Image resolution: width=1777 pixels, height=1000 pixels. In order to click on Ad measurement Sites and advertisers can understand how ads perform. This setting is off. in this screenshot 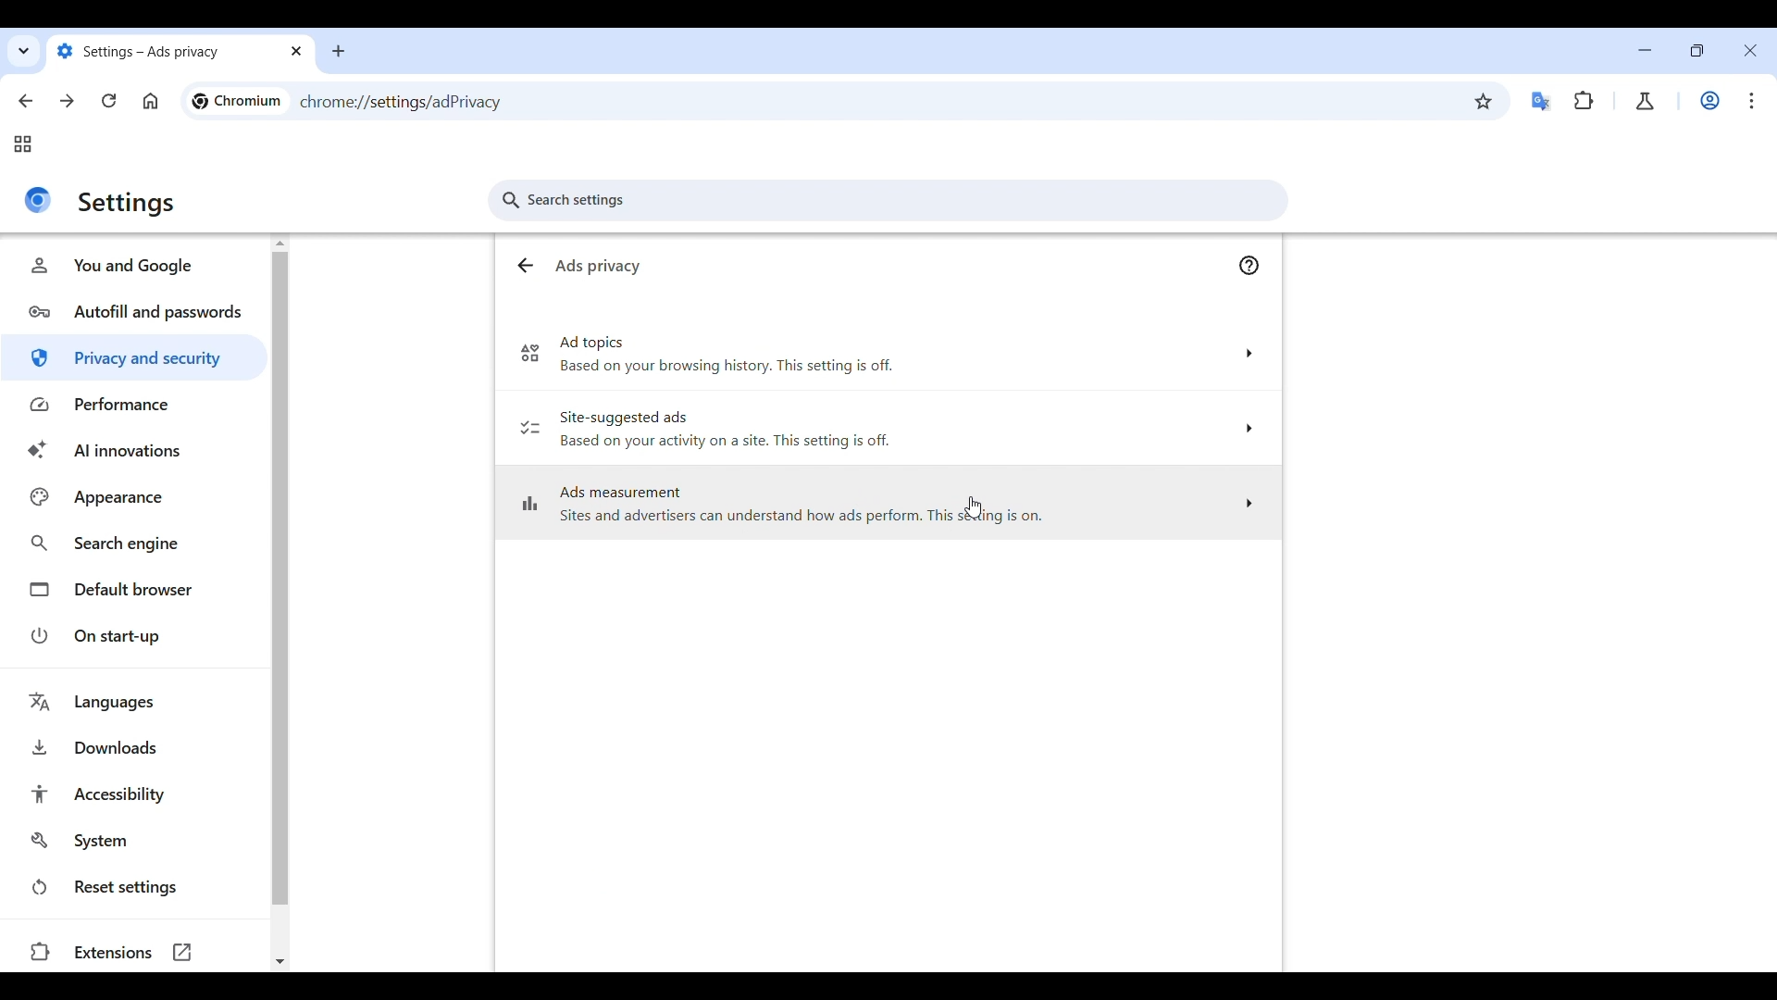, I will do `click(886, 508)`.